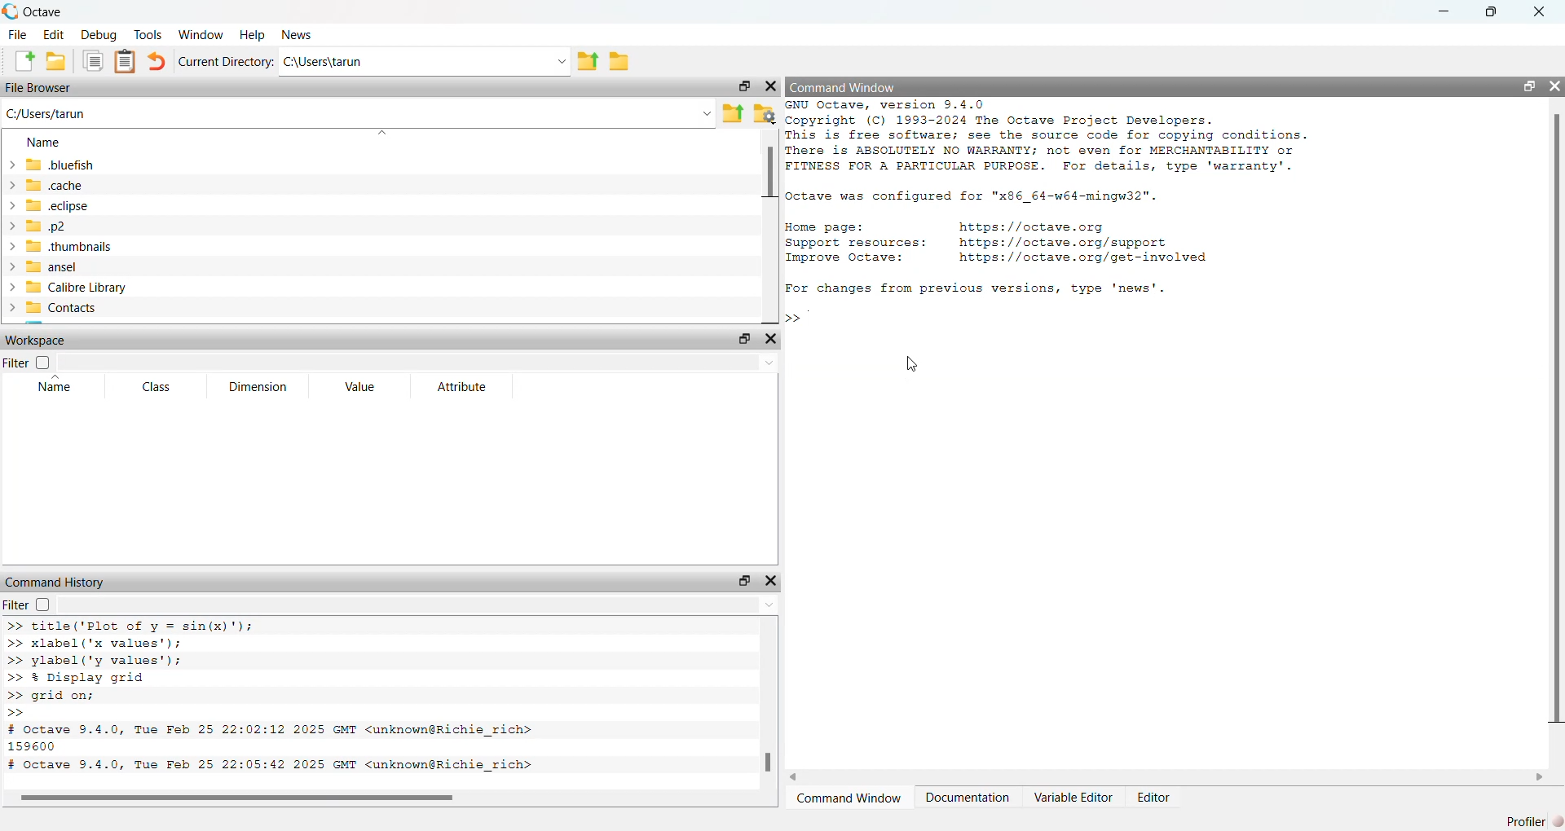 The width and height of the screenshot is (1565, 831). I want to click on folder settings, so click(764, 113).